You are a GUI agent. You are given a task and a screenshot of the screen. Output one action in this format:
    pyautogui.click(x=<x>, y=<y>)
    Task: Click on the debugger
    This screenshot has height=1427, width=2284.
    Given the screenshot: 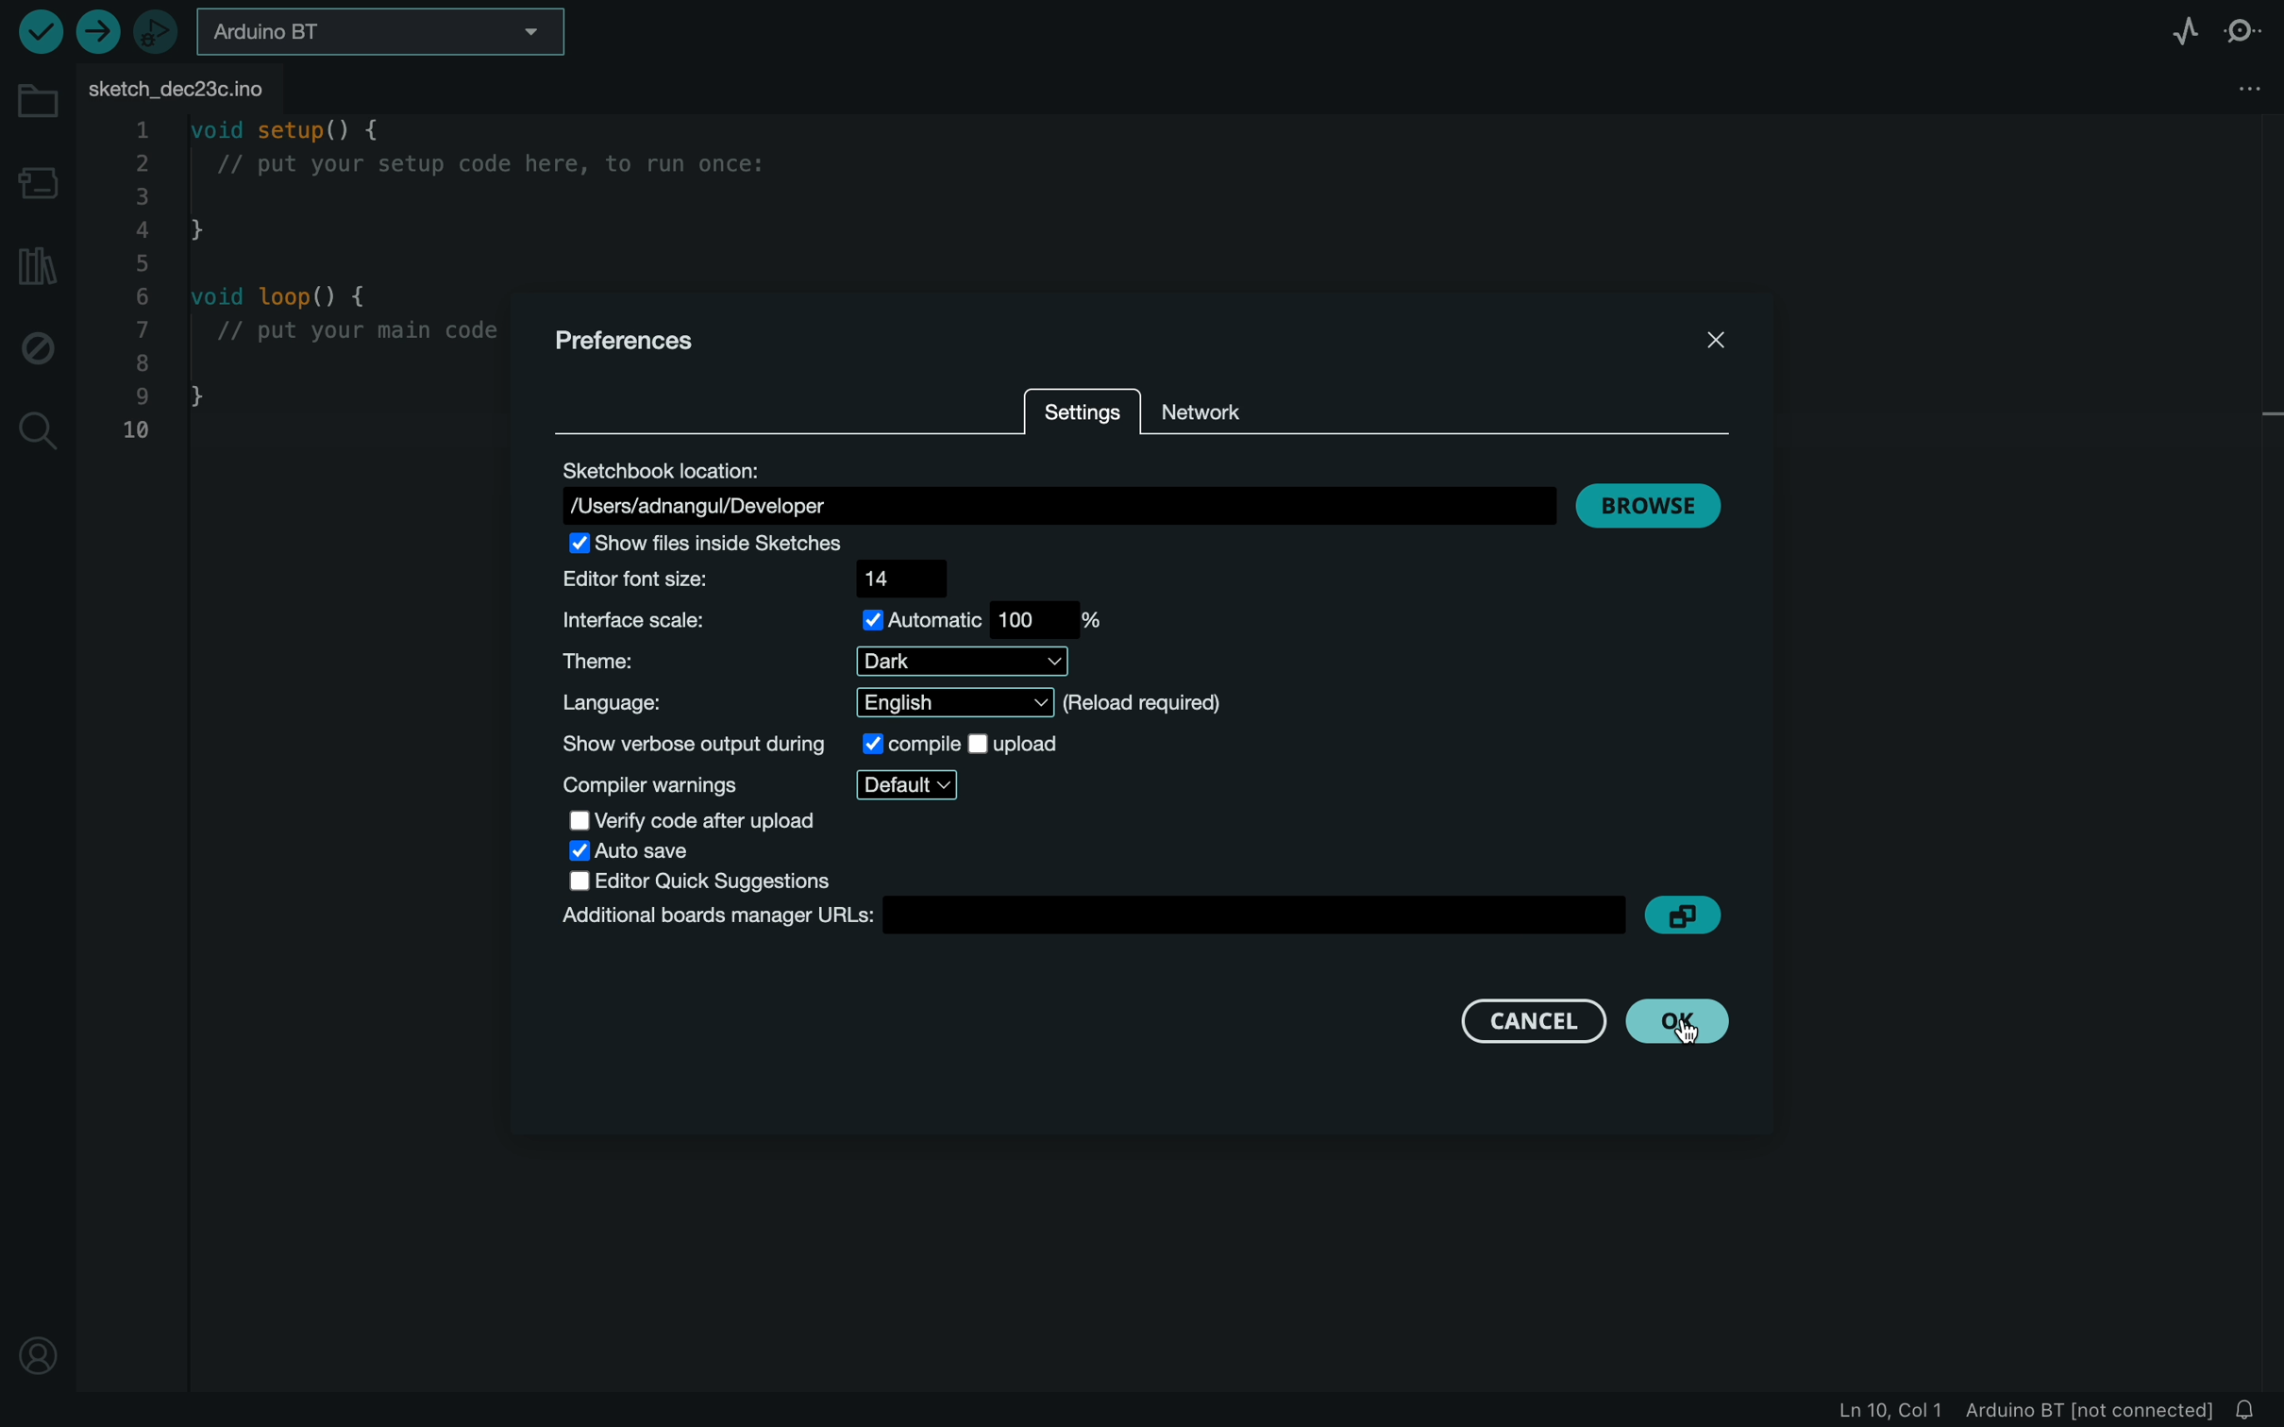 What is the action you would take?
    pyautogui.click(x=153, y=31)
    